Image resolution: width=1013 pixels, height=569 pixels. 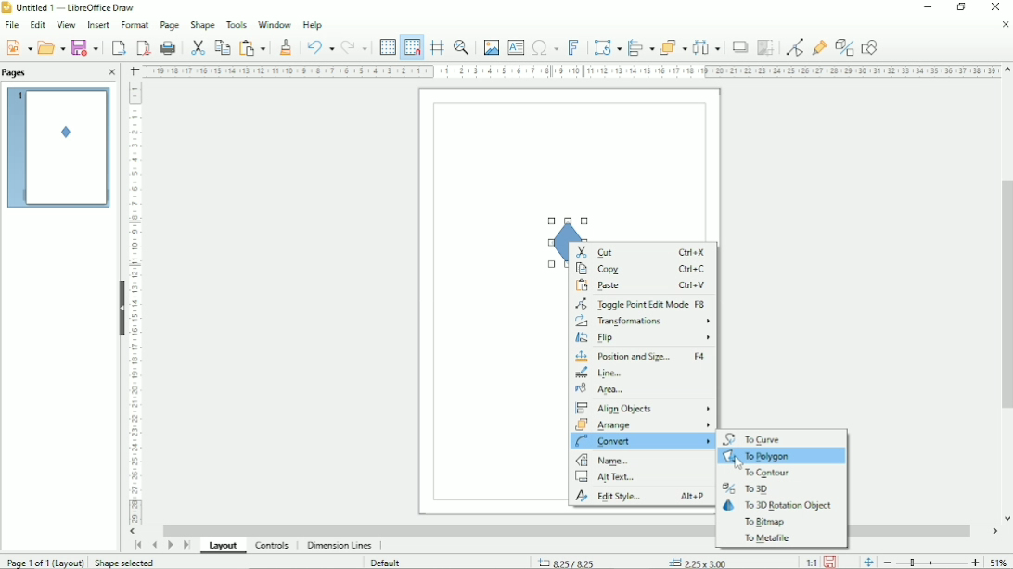 What do you see at coordinates (962, 7) in the screenshot?
I see `Restore down` at bounding box center [962, 7].